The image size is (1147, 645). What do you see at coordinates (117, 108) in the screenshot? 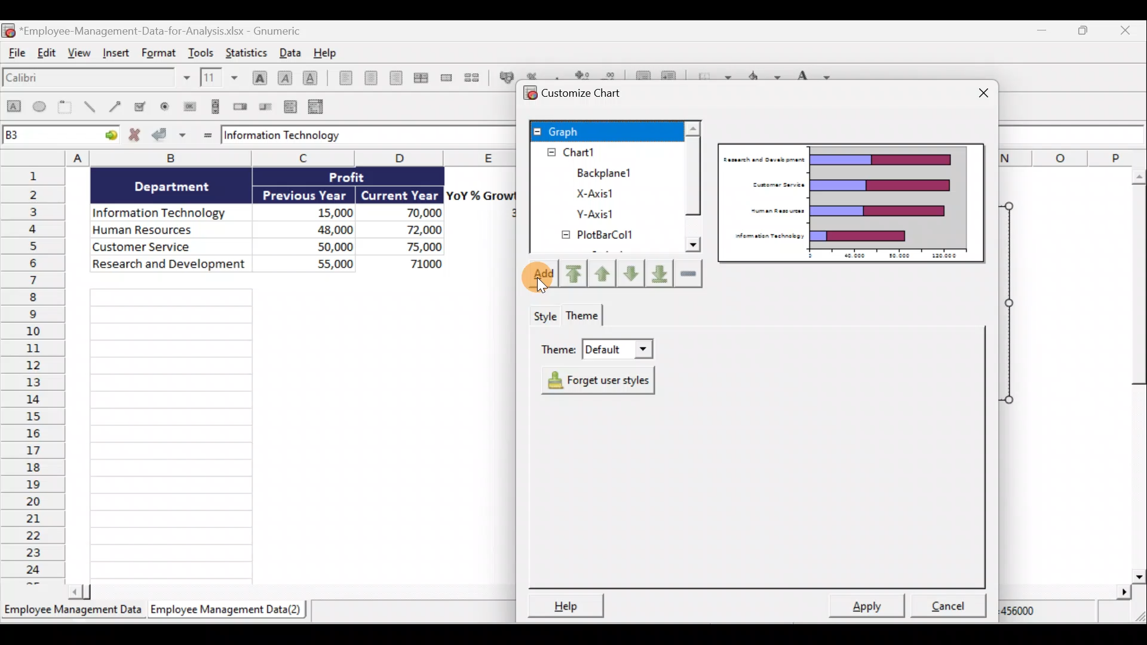
I see `Create an arrow object` at bounding box center [117, 108].